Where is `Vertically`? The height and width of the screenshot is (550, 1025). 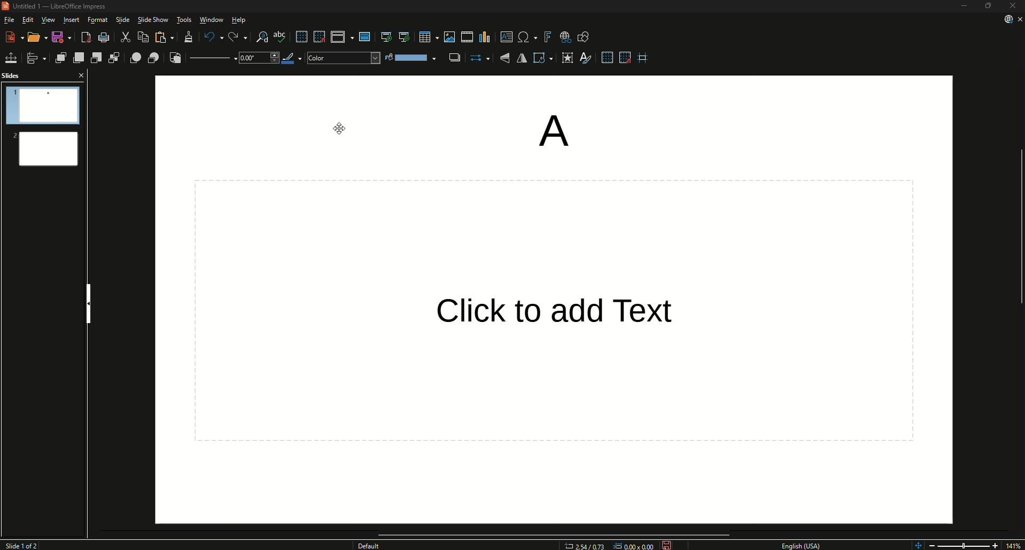
Vertically is located at coordinates (506, 59).